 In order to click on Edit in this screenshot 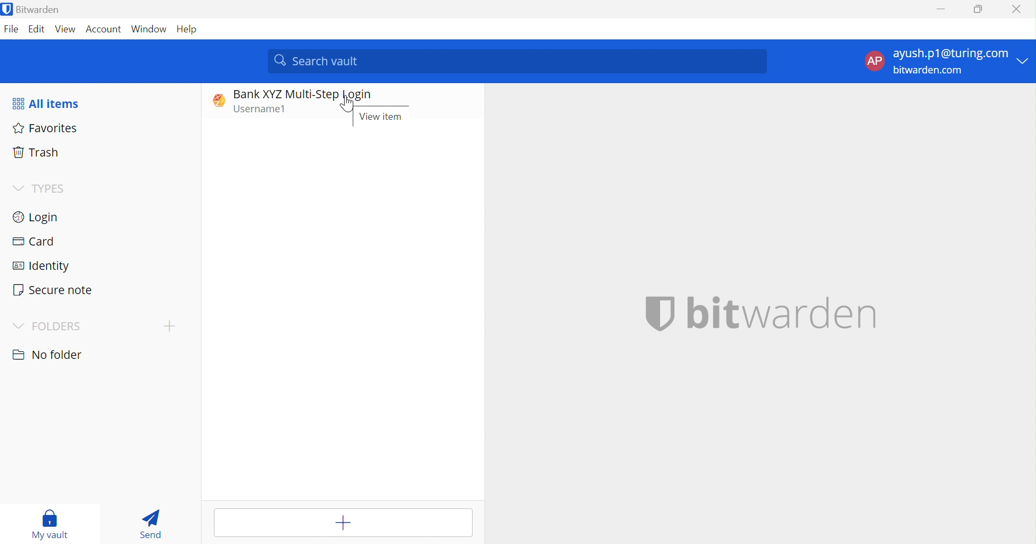, I will do `click(36, 29)`.